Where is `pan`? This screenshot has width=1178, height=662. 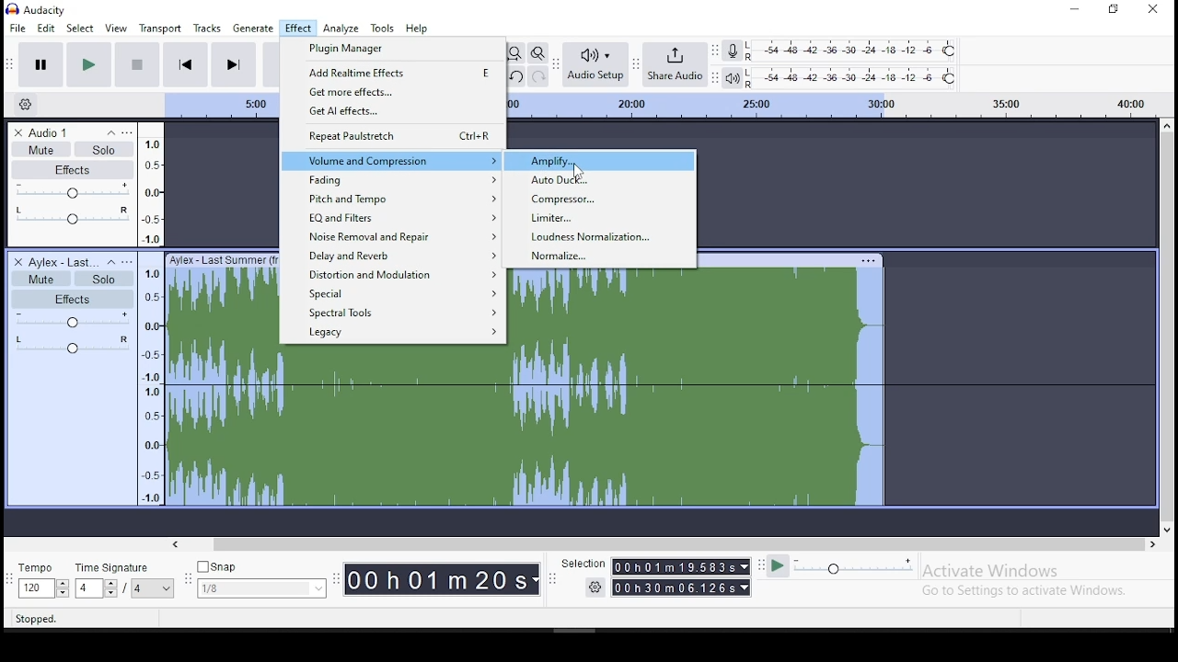 pan is located at coordinates (74, 346).